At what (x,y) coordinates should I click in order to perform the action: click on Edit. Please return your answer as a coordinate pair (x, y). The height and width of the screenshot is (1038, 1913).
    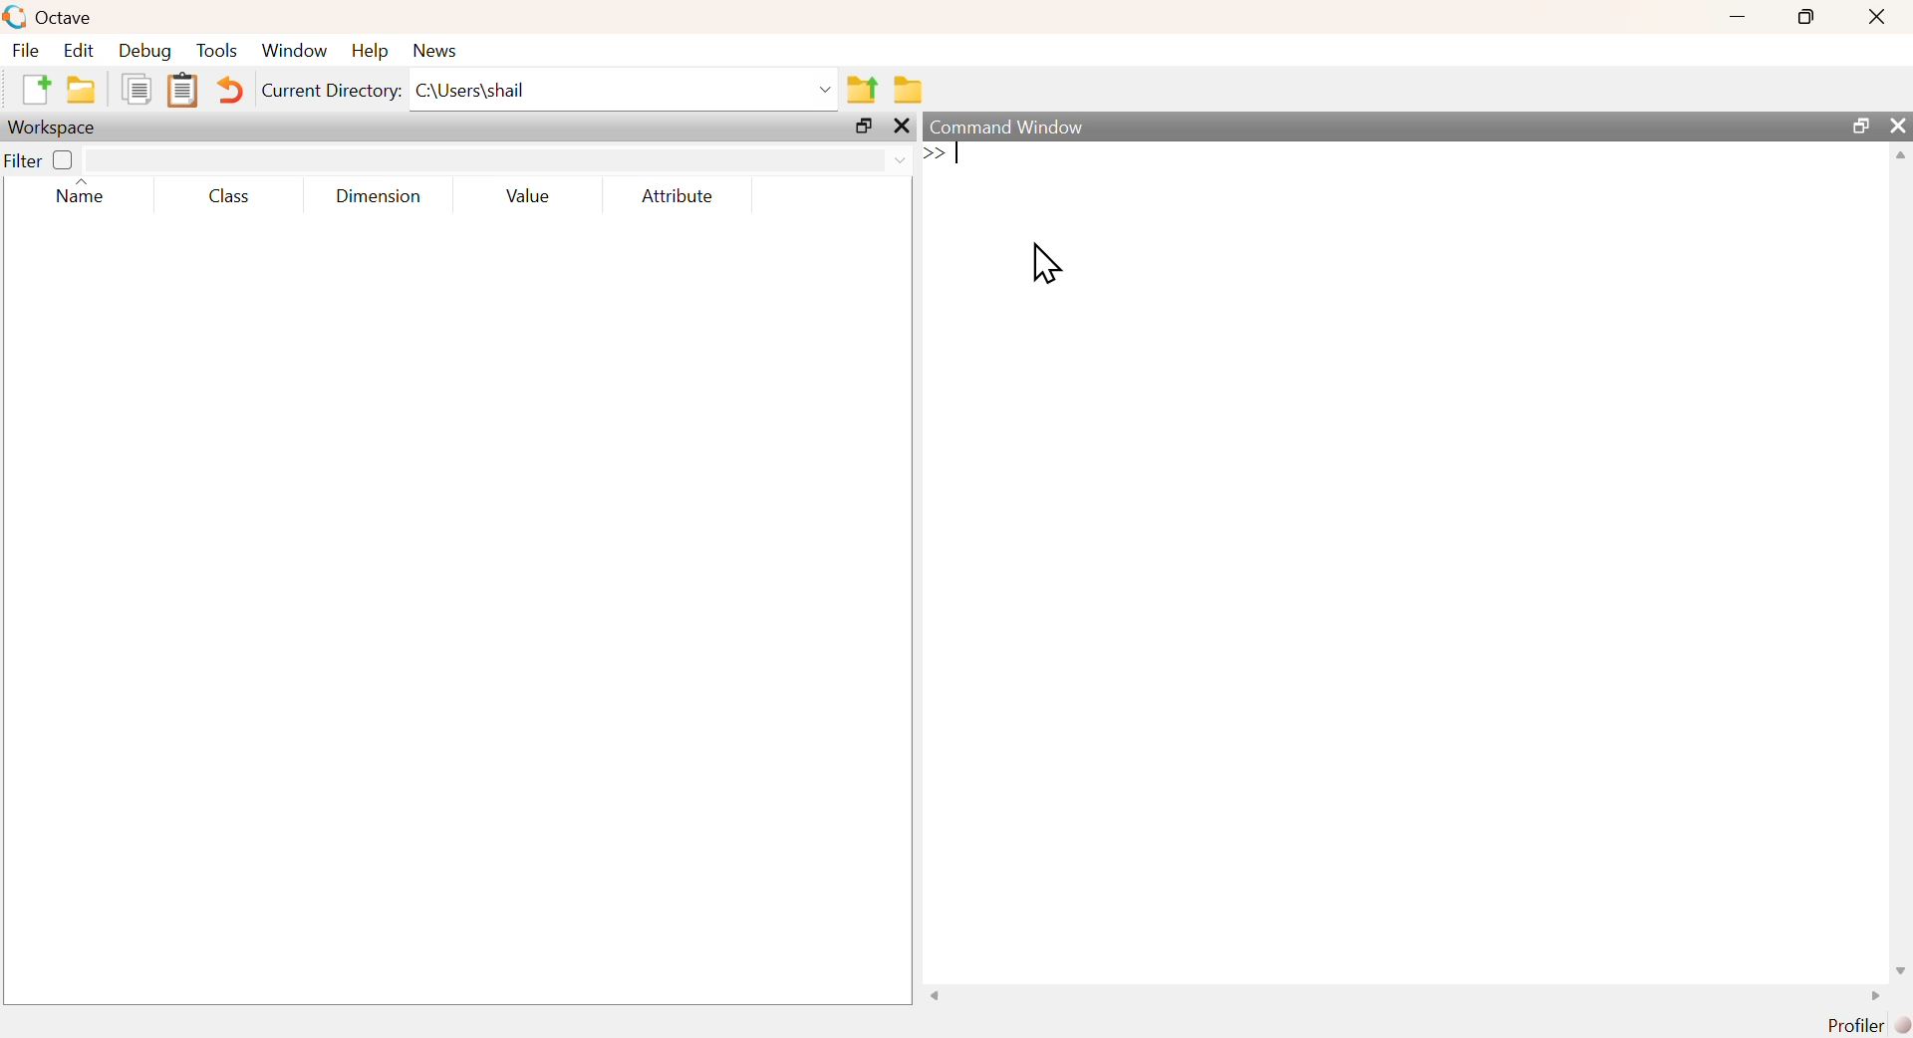
    Looking at the image, I should click on (79, 50).